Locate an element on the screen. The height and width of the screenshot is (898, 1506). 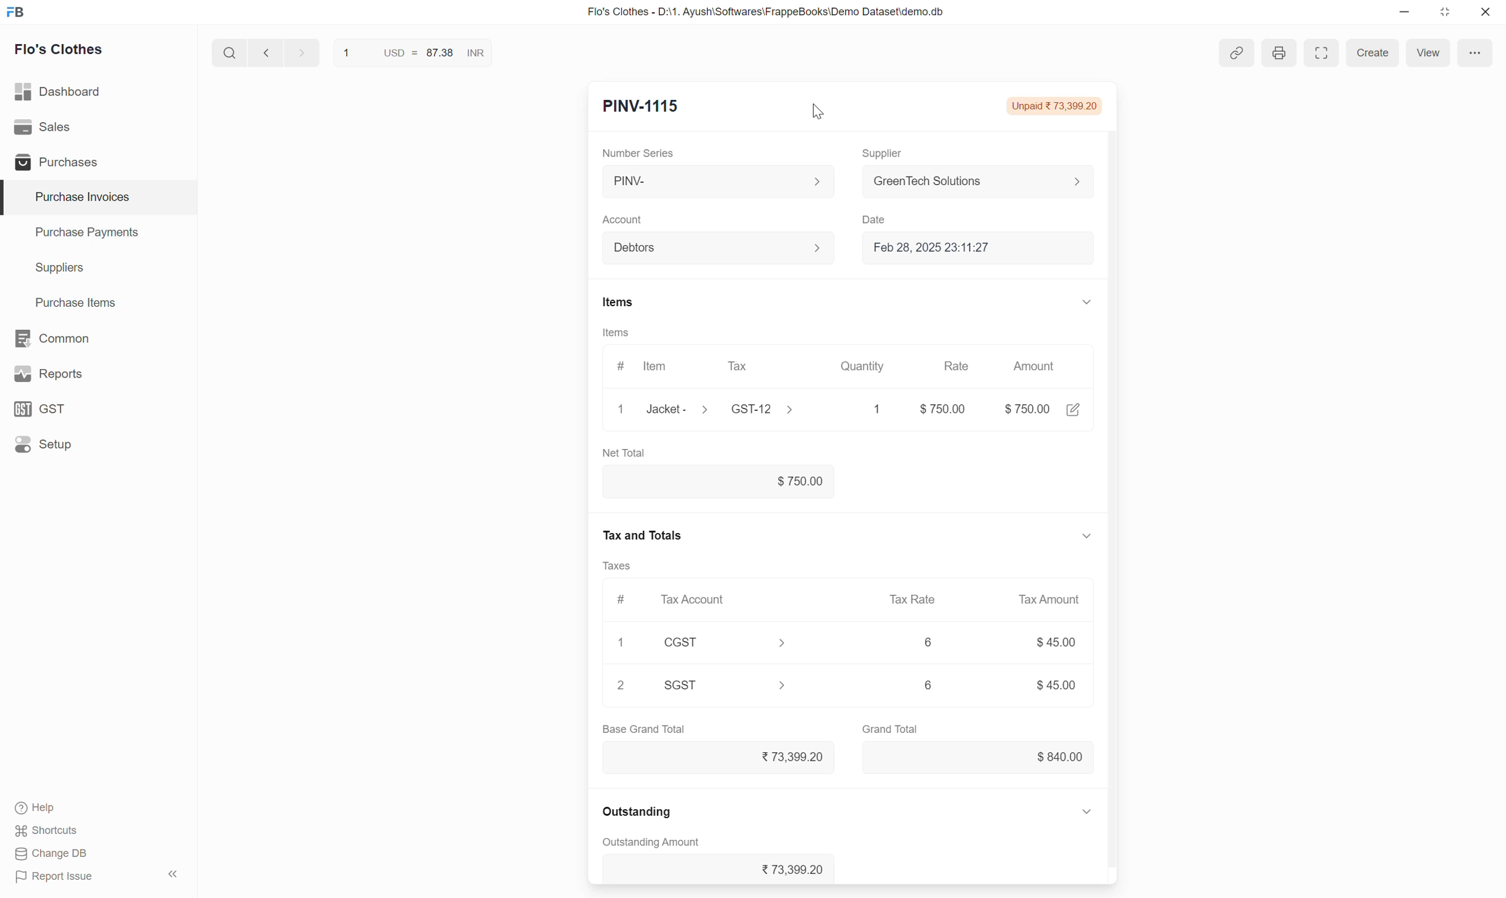
Date is located at coordinates (877, 220).